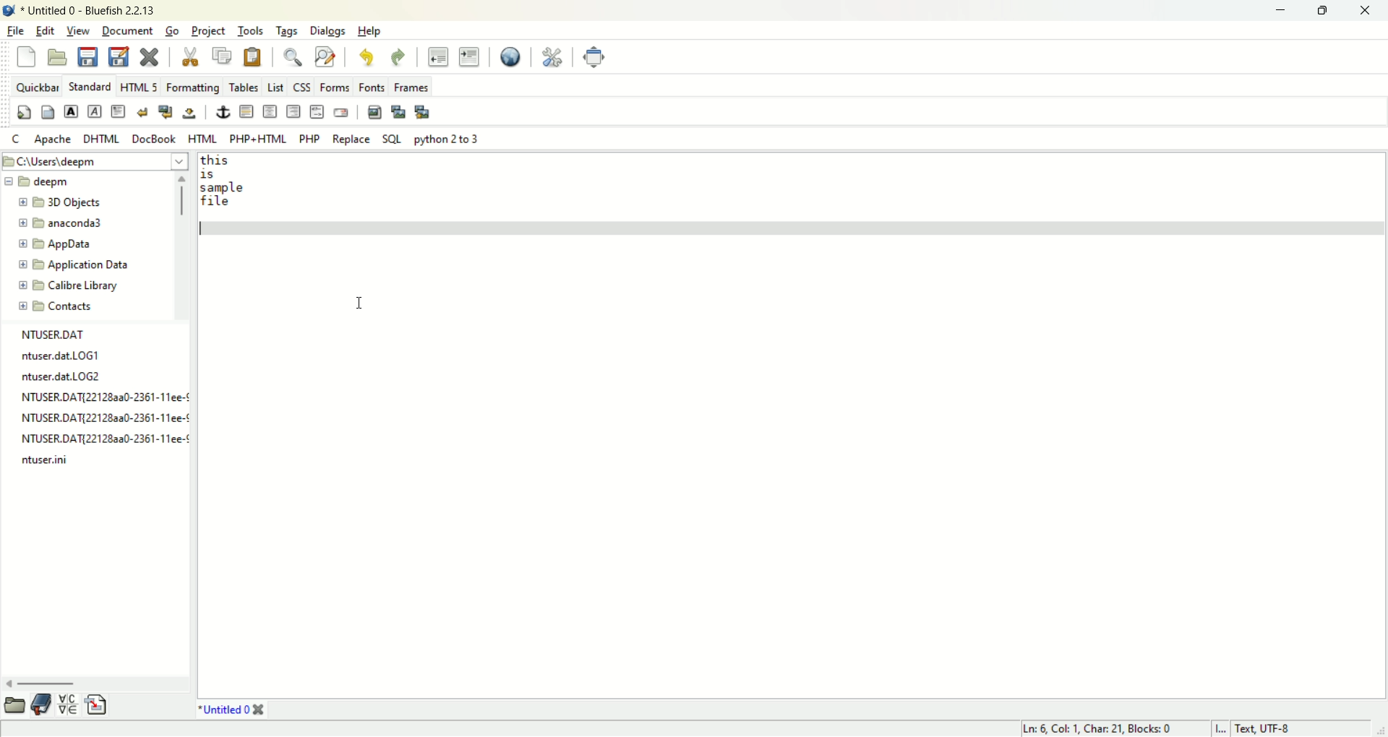 Image resolution: width=1388 pixels, height=737 pixels. Describe the element at coordinates (61, 354) in the screenshot. I see `ntuser.dat.LOG1` at that location.